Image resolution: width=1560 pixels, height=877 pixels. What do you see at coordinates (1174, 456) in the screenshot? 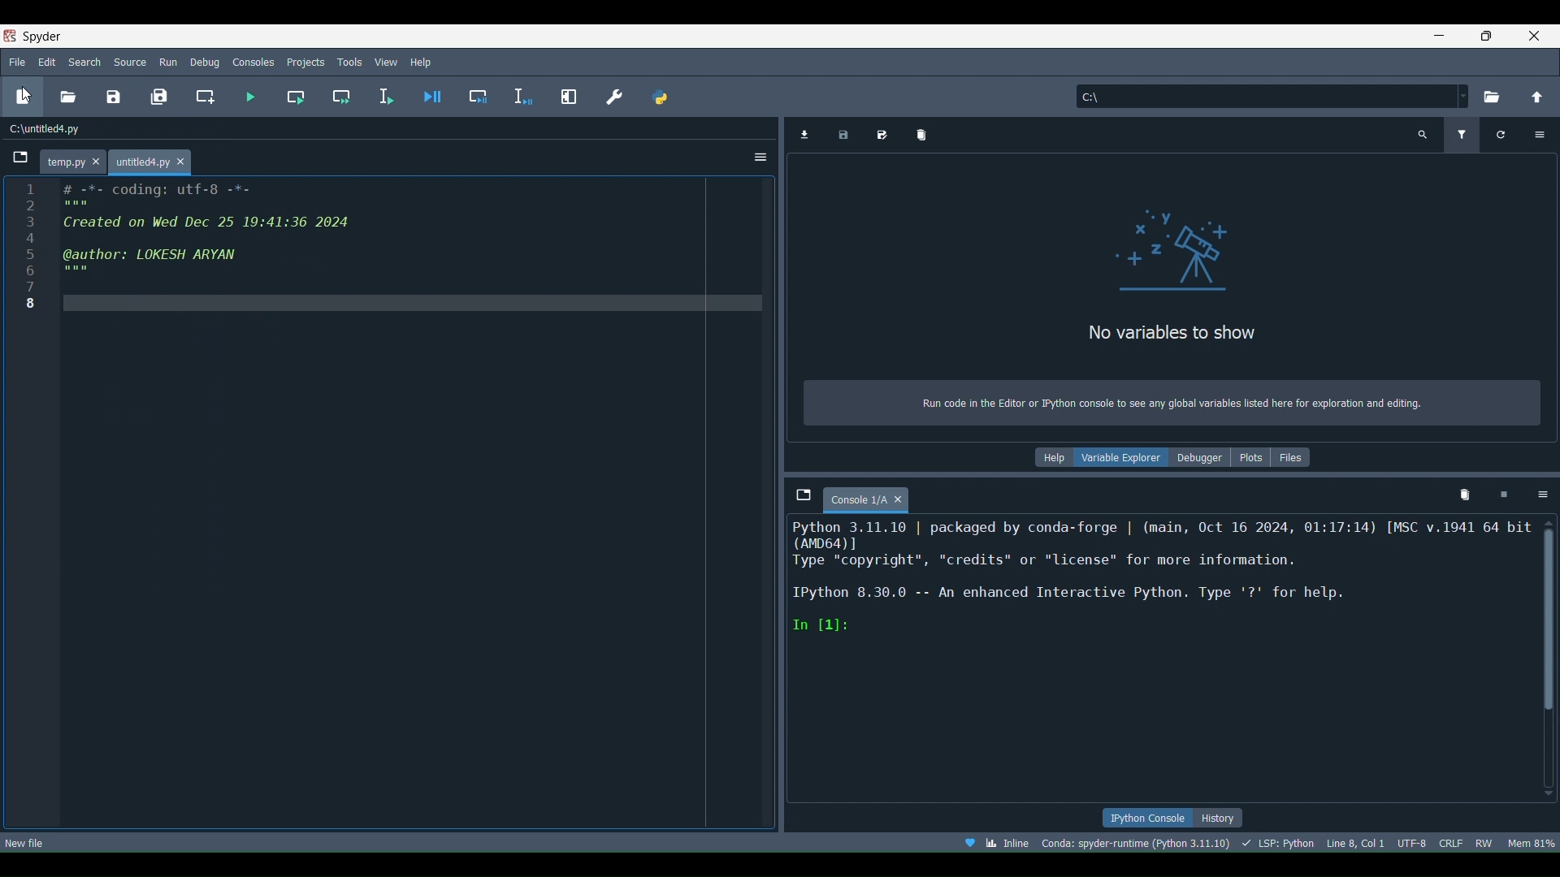
I see `` at bounding box center [1174, 456].